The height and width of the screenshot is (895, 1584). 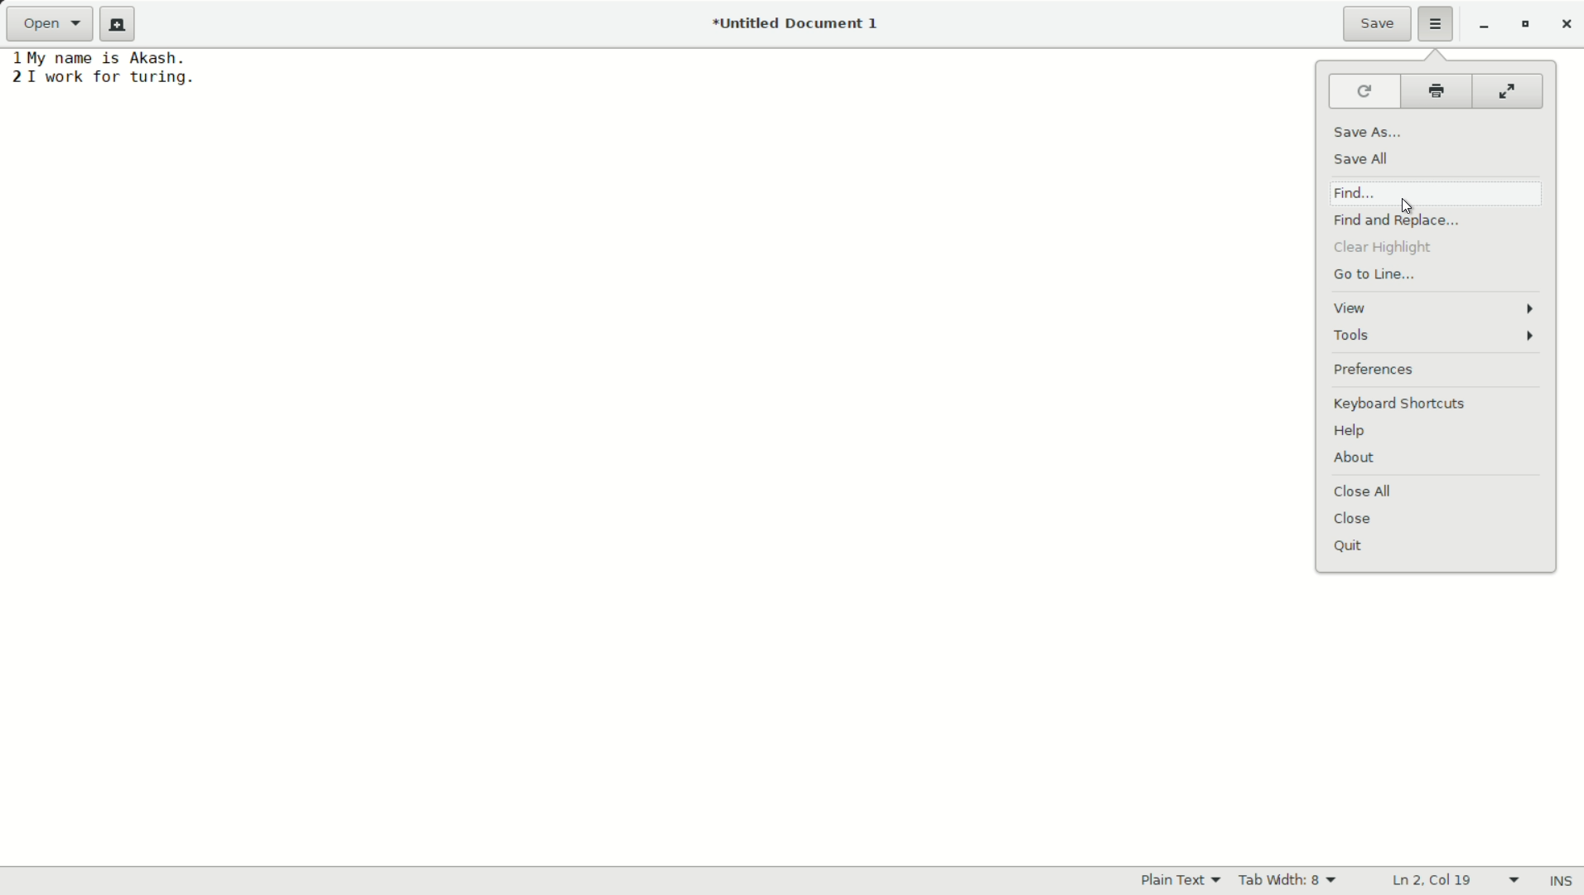 What do you see at coordinates (1557, 879) in the screenshot?
I see `ins` at bounding box center [1557, 879].